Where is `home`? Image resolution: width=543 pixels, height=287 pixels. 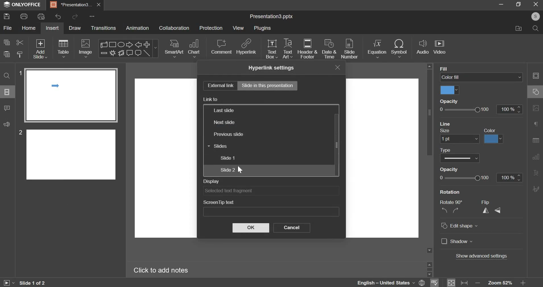
home is located at coordinates (29, 28).